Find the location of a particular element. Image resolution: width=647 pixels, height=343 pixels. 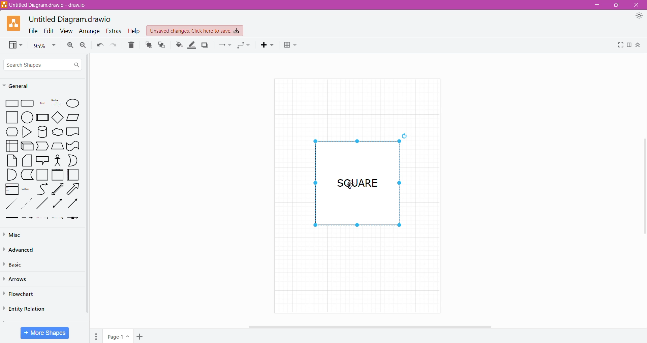

Text is located at coordinates (42, 104).